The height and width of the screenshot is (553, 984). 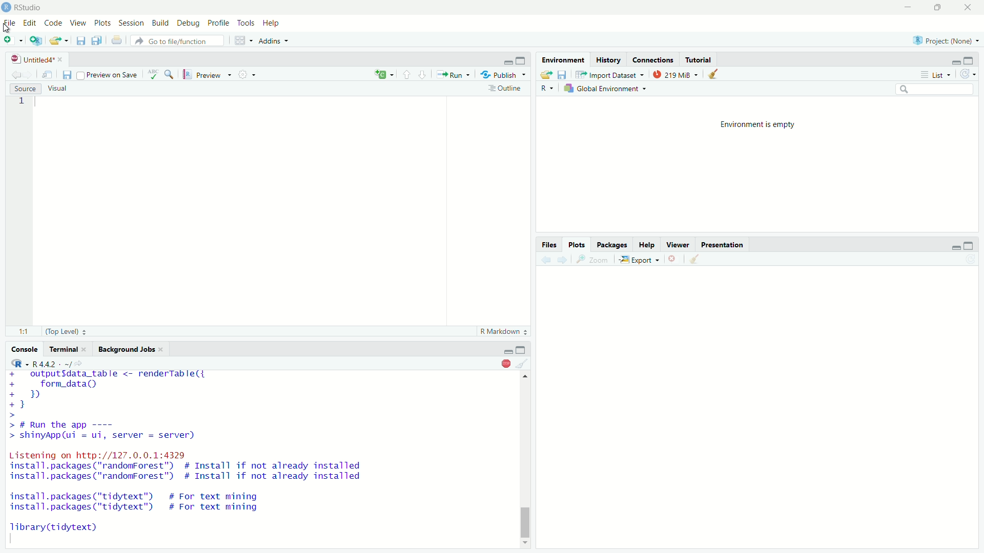 What do you see at coordinates (946, 40) in the screenshot?
I see `select project` at bounding box center [946, 40].